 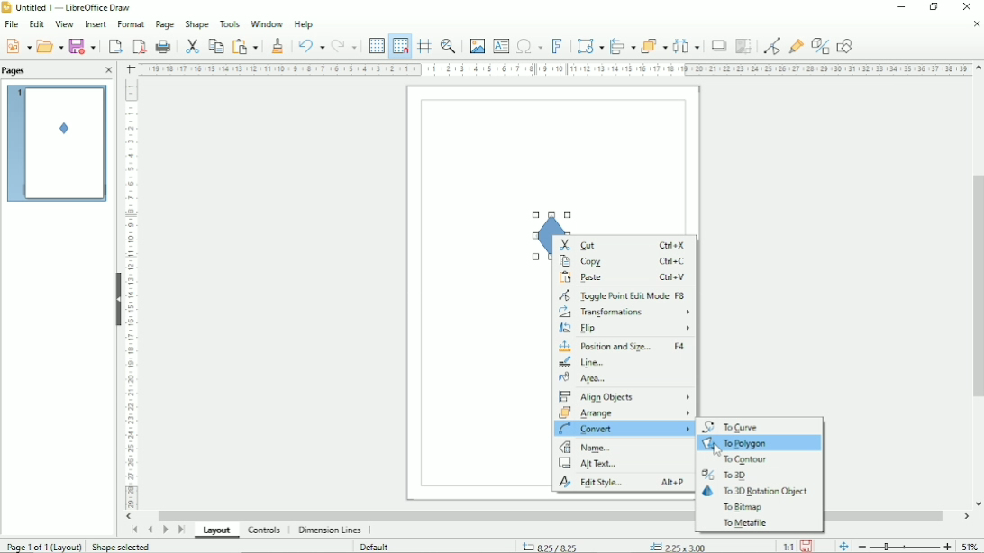 What do you see at coordinates (229, 23) in the screenshot?
I see `Tools` at bounding box center [229, 23].